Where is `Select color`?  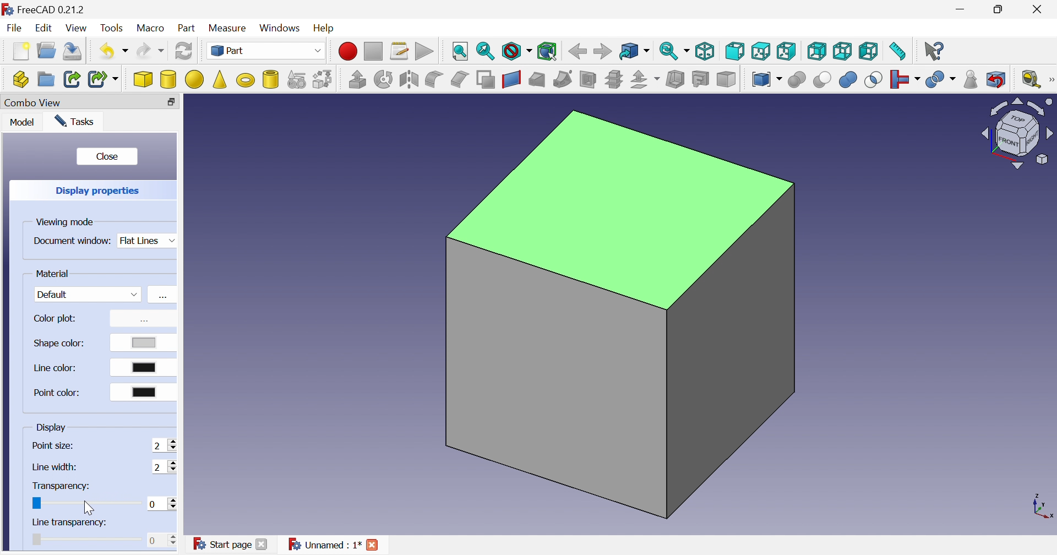
Select color is located at coordinates (145, 342).